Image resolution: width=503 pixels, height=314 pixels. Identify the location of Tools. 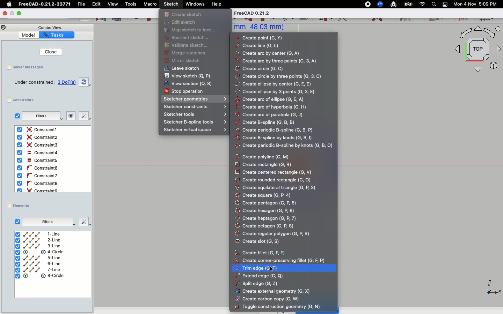
(131, 5).